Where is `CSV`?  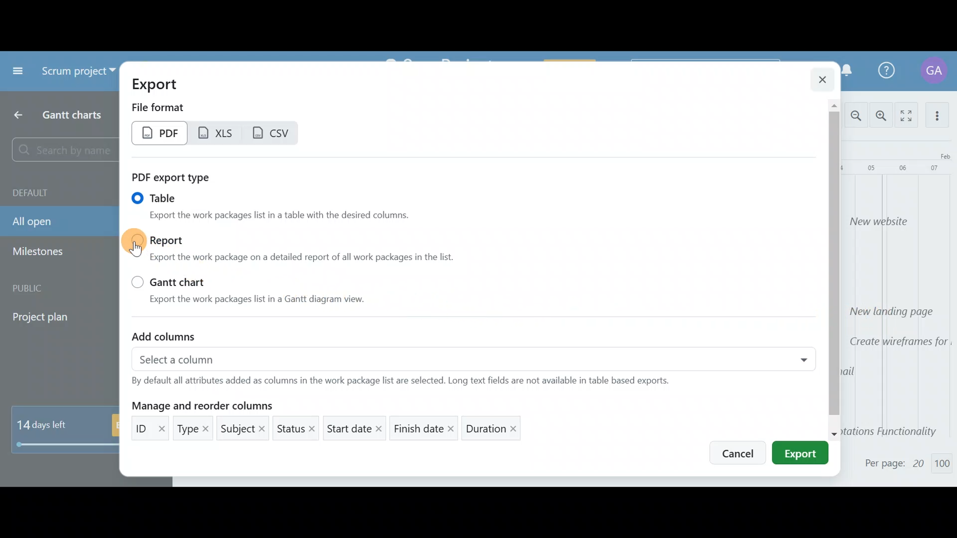 CSV is located at coordinates (272, 134).